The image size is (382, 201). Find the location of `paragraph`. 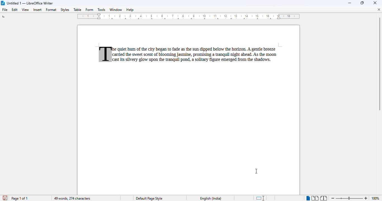

paragraph is located at coordinates (196, 55).